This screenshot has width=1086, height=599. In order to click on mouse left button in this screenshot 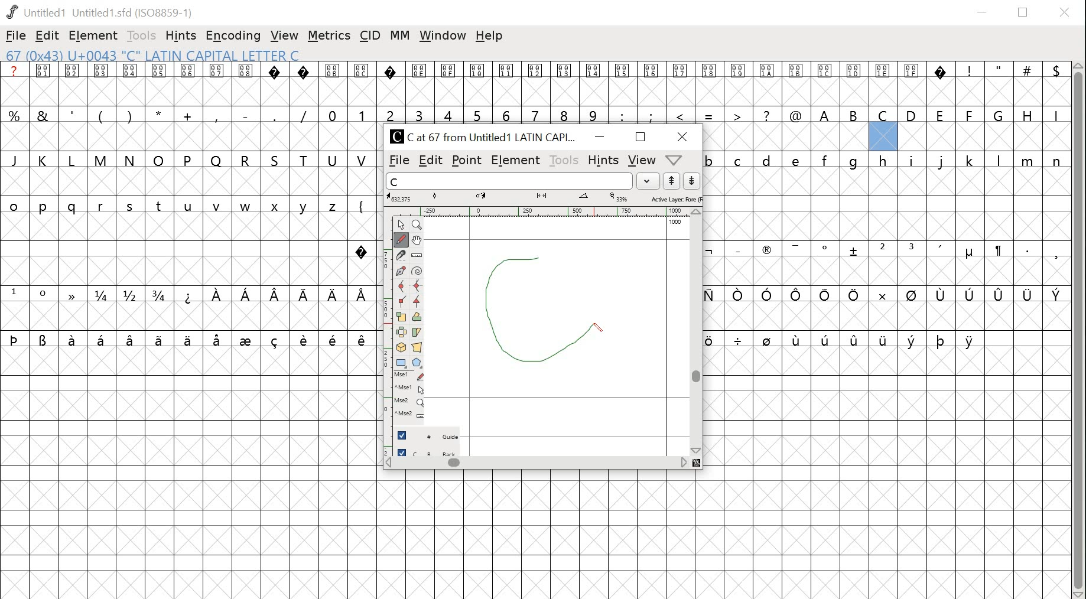, I will do `click(411, 376)`.